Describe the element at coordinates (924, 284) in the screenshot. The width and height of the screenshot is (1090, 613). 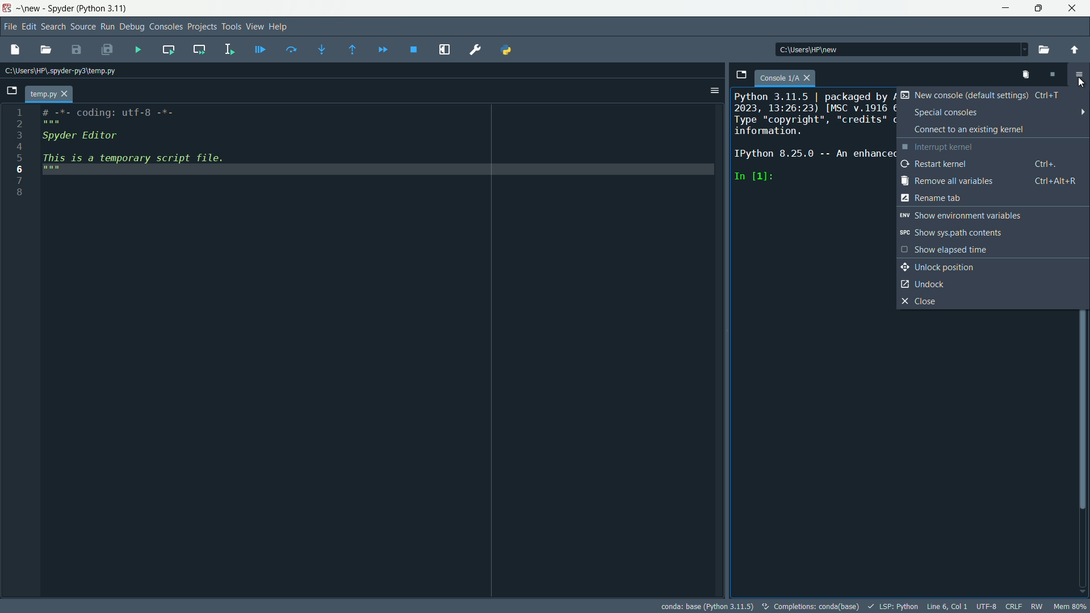
I see `Undock` at that location.